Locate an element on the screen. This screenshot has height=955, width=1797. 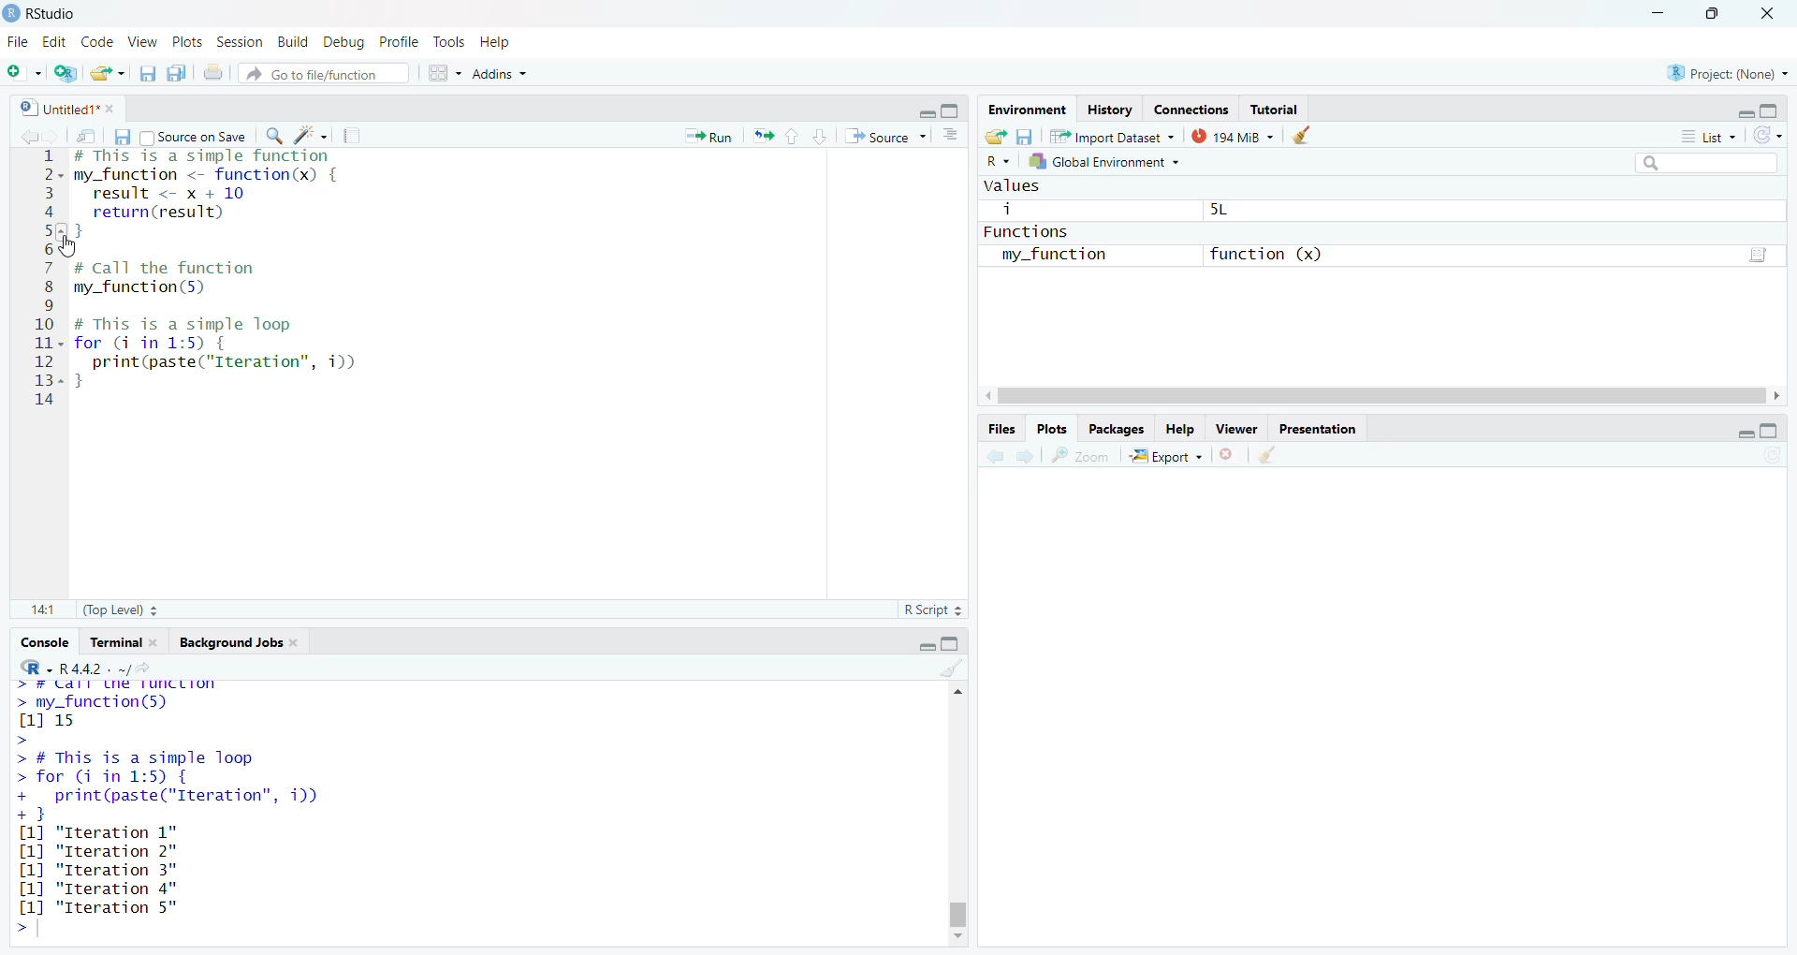
move up is located at coordinates (955, 693).